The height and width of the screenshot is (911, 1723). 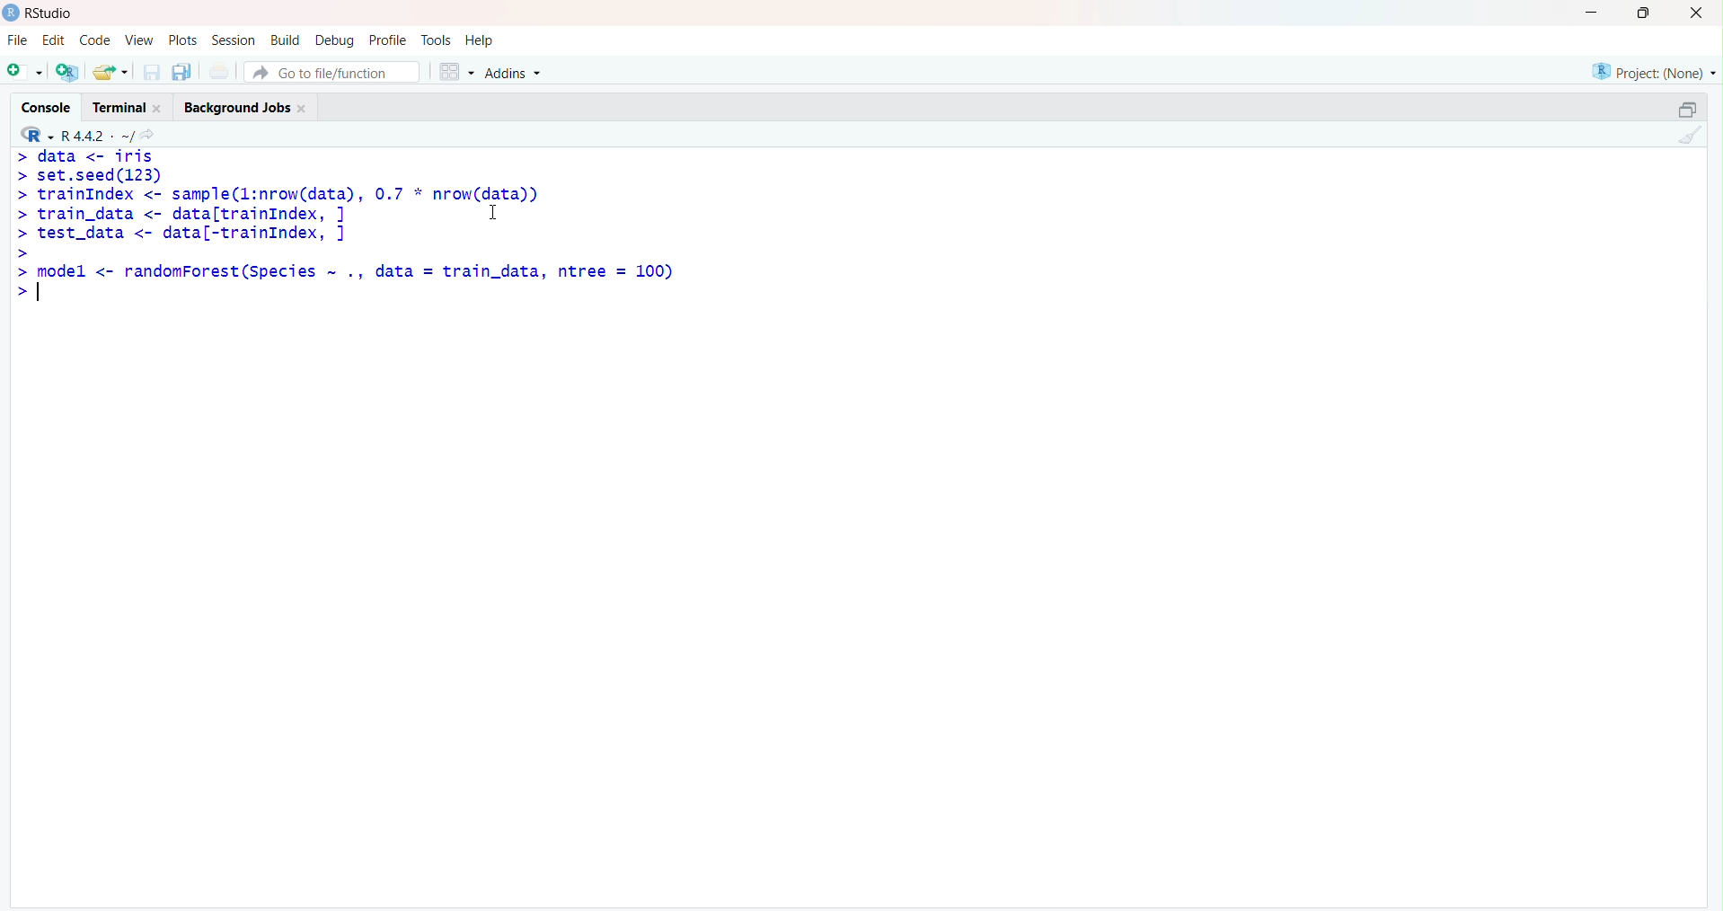 What do you see at coordinates (1642, 13) in the screenshot?
I see `Maximize` at bounding box center [1642, 13].